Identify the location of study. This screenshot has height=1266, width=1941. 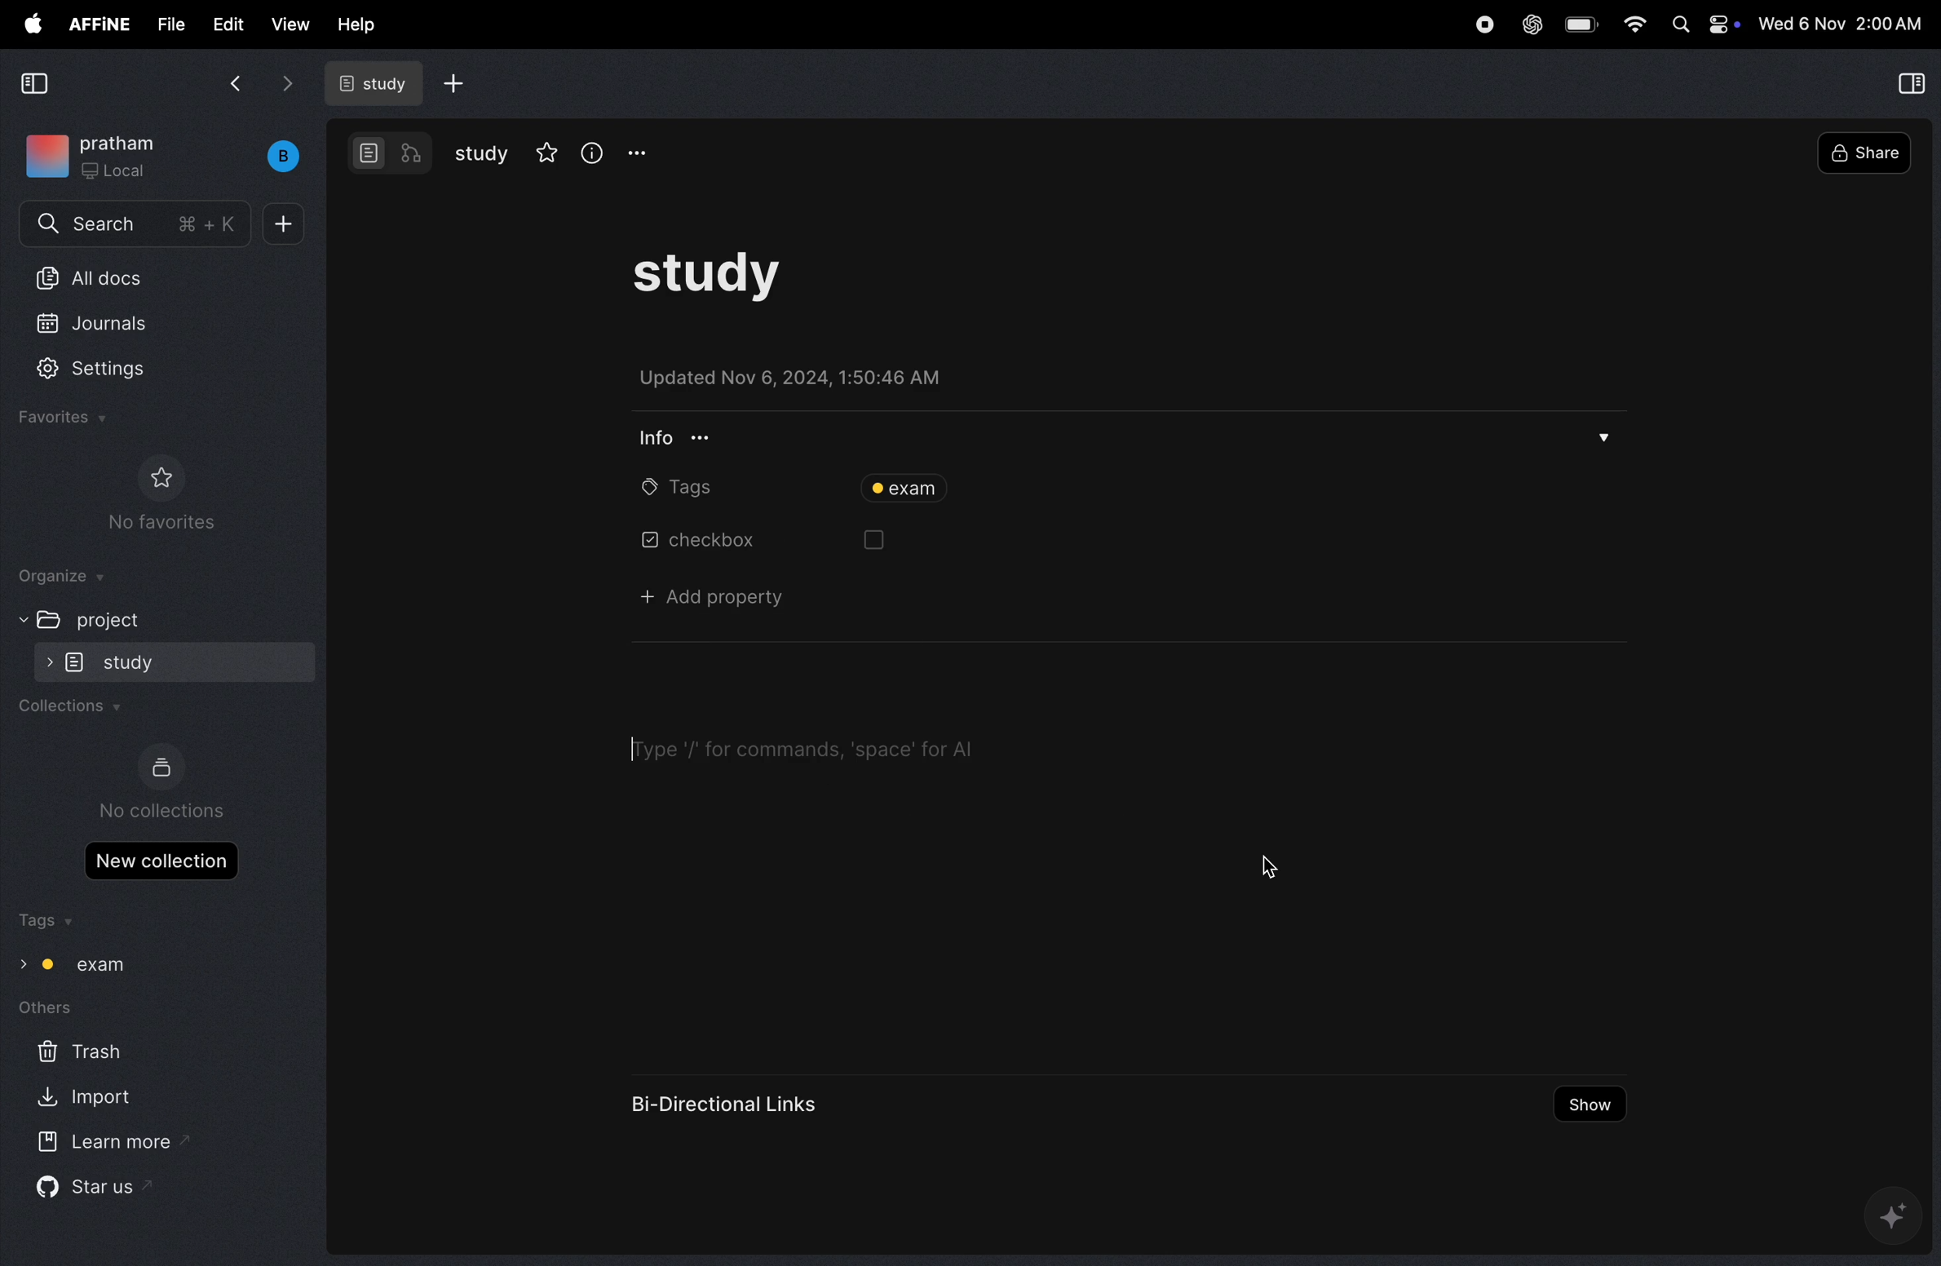
(484, 153).